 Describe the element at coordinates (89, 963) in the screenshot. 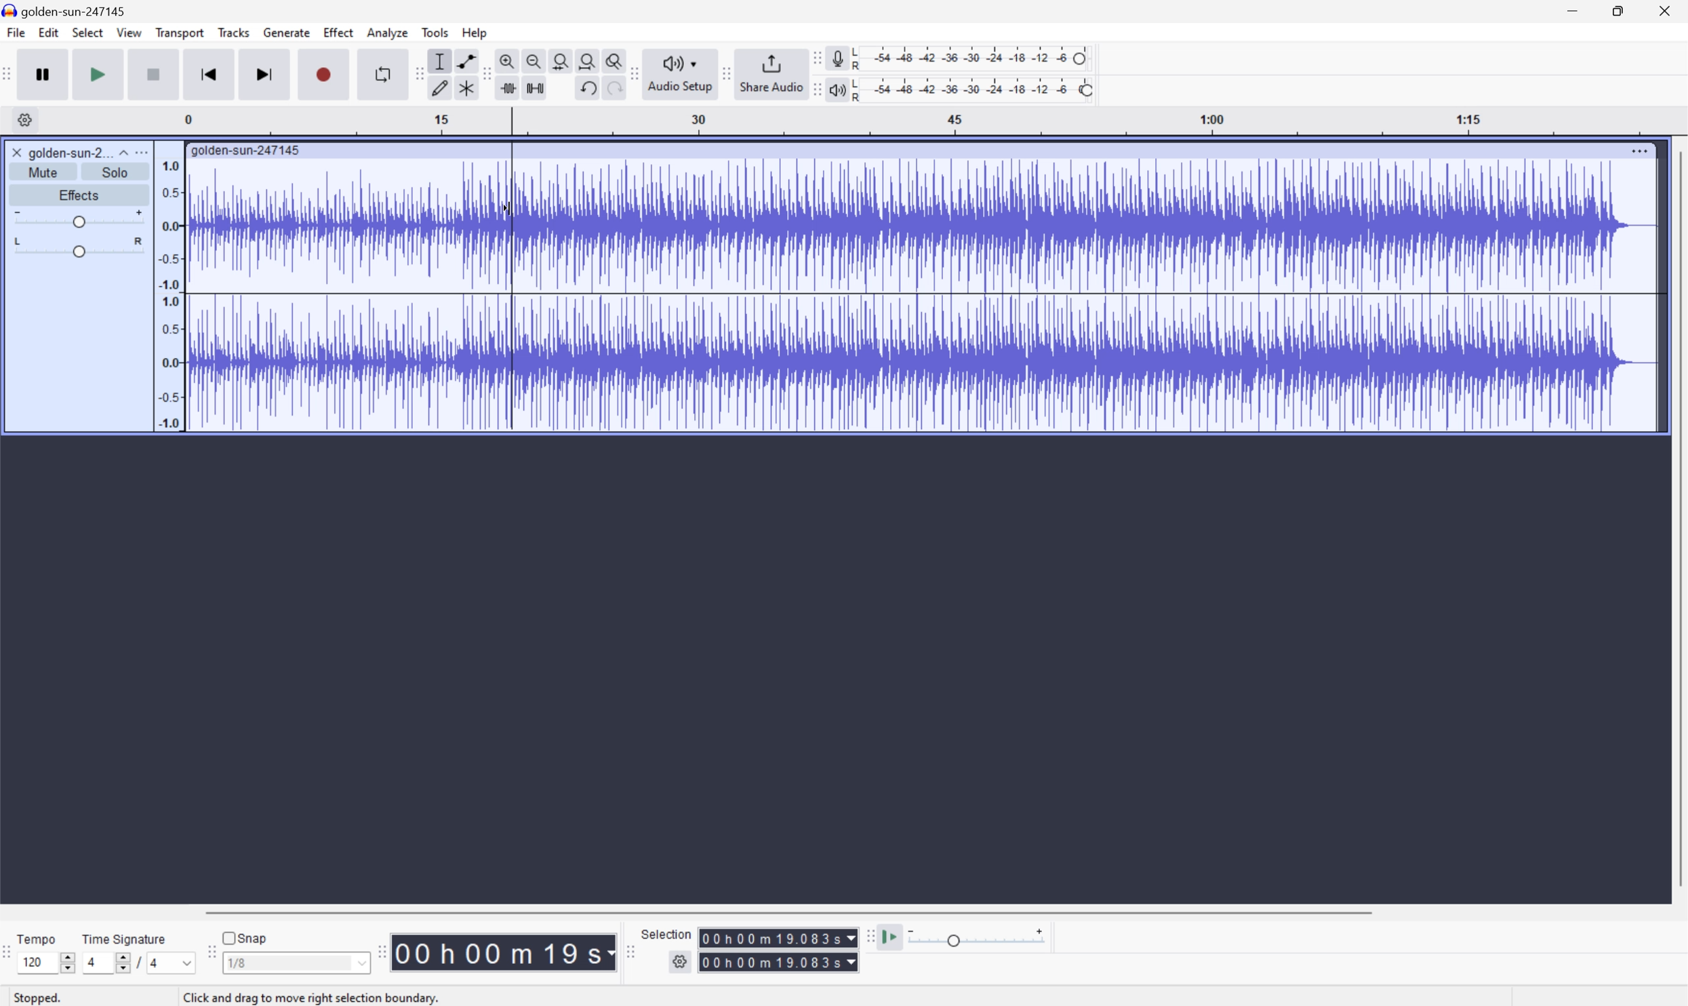

I see `4` at that location.